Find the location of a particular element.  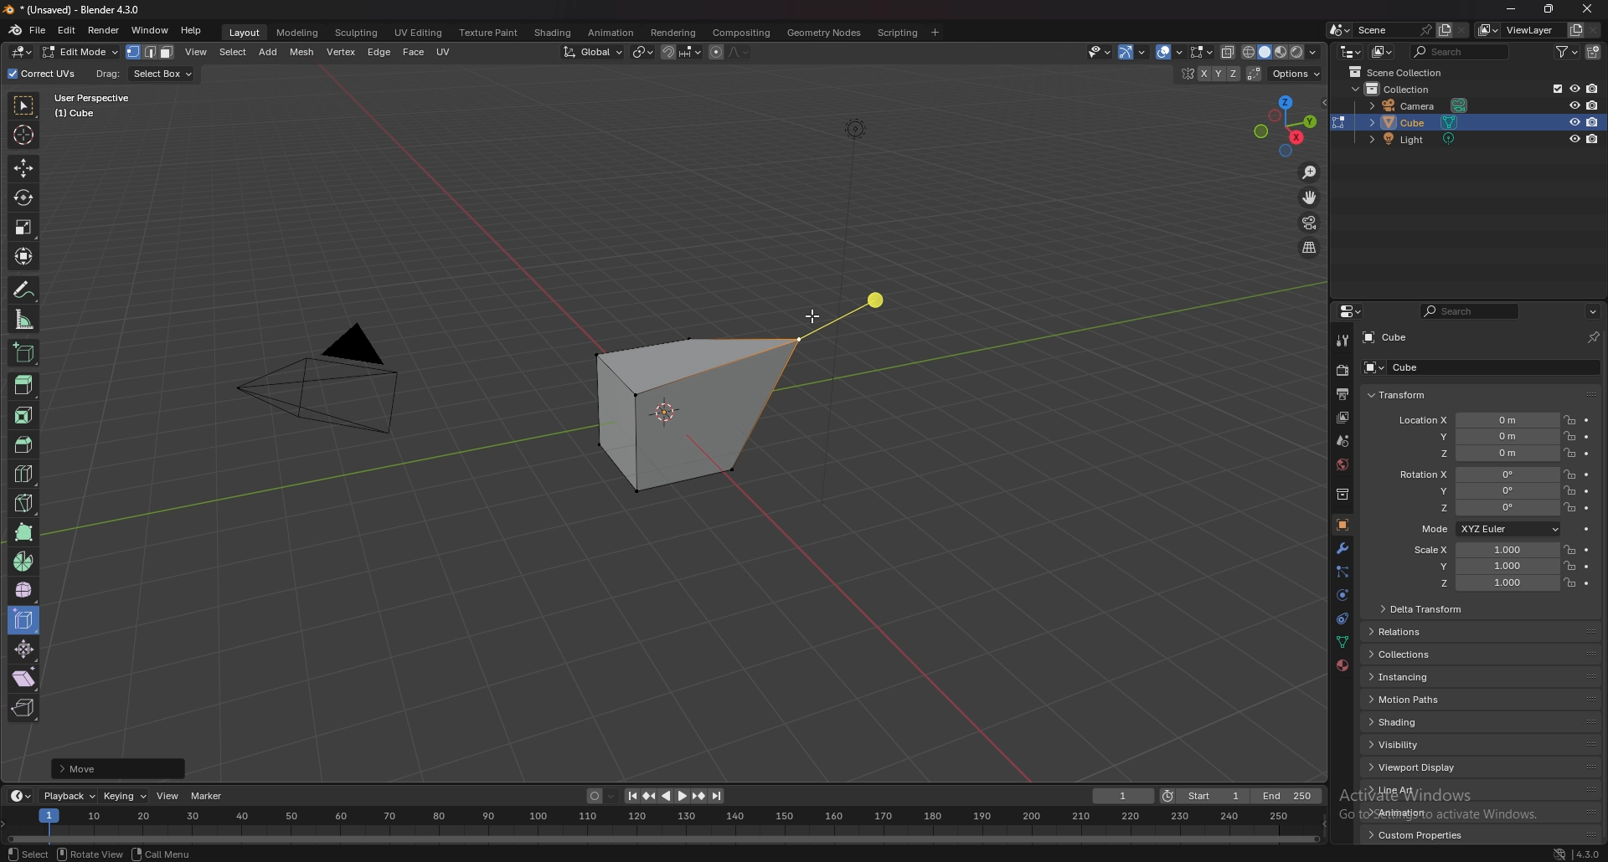

jump to keyframe is located at coordinates (650, 796).